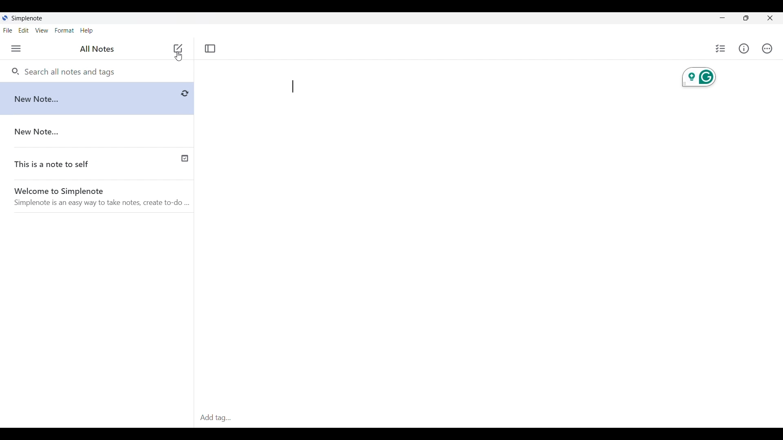 This screenshot has width=783, height=440. I want to click on Show interface in a smaller tab, so click(746, 18).